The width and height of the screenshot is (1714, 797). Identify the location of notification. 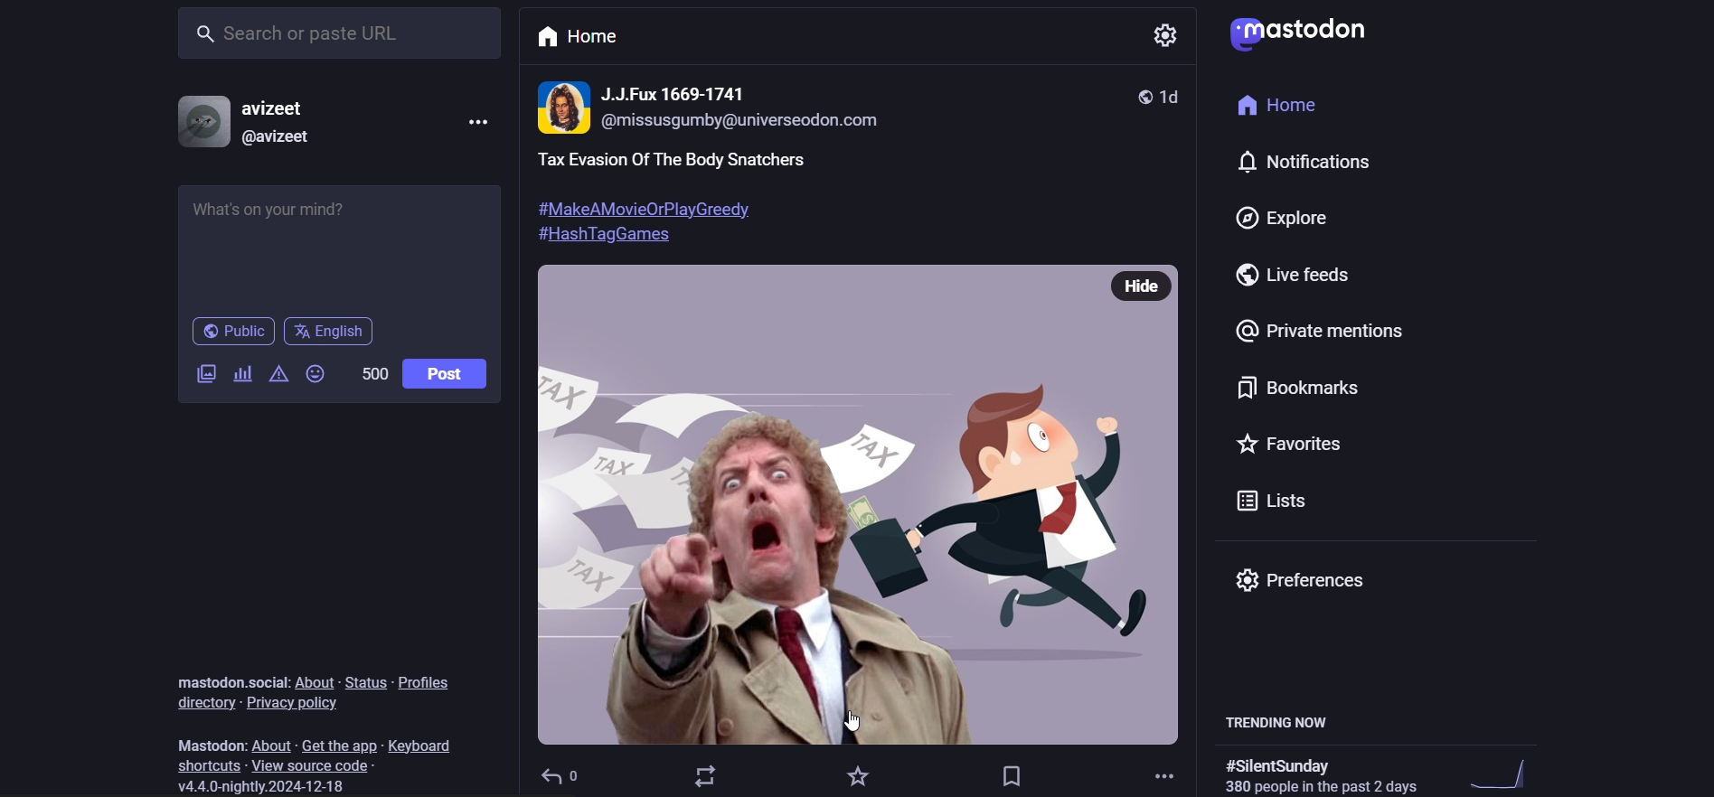
(1285, 157).